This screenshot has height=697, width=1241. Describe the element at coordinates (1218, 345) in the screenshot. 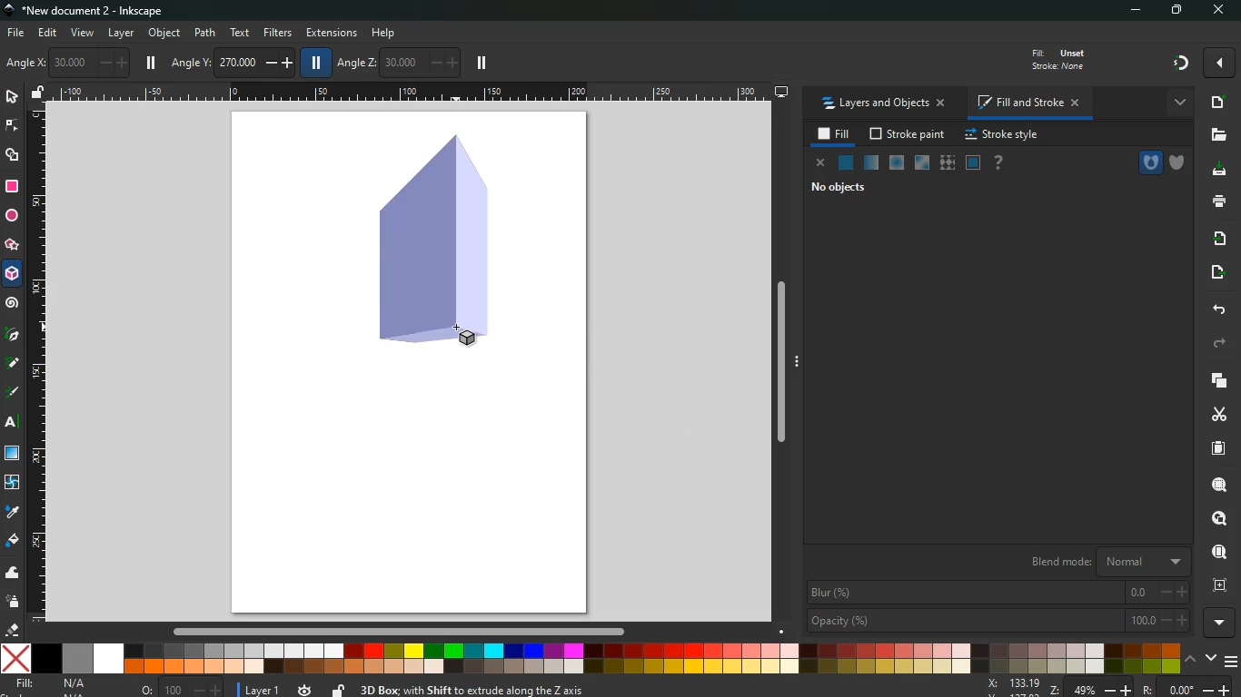

I see `forward` at that location.